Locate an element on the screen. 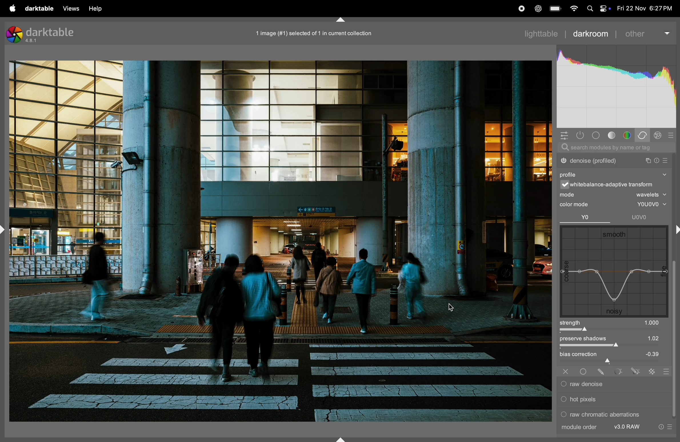 The image size is (680, 442). 1 imge selected is located at coordinates (315, 33).